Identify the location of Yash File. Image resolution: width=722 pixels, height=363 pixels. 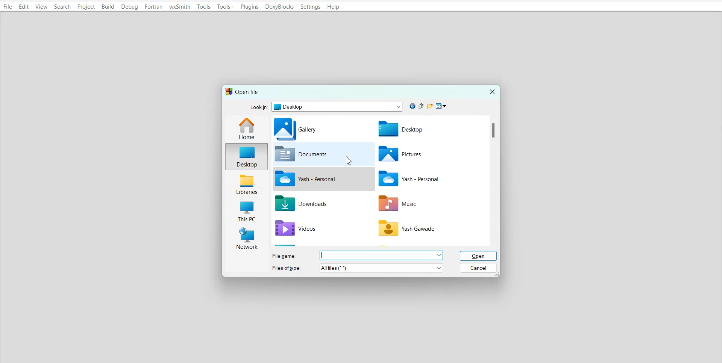
(429, 179).